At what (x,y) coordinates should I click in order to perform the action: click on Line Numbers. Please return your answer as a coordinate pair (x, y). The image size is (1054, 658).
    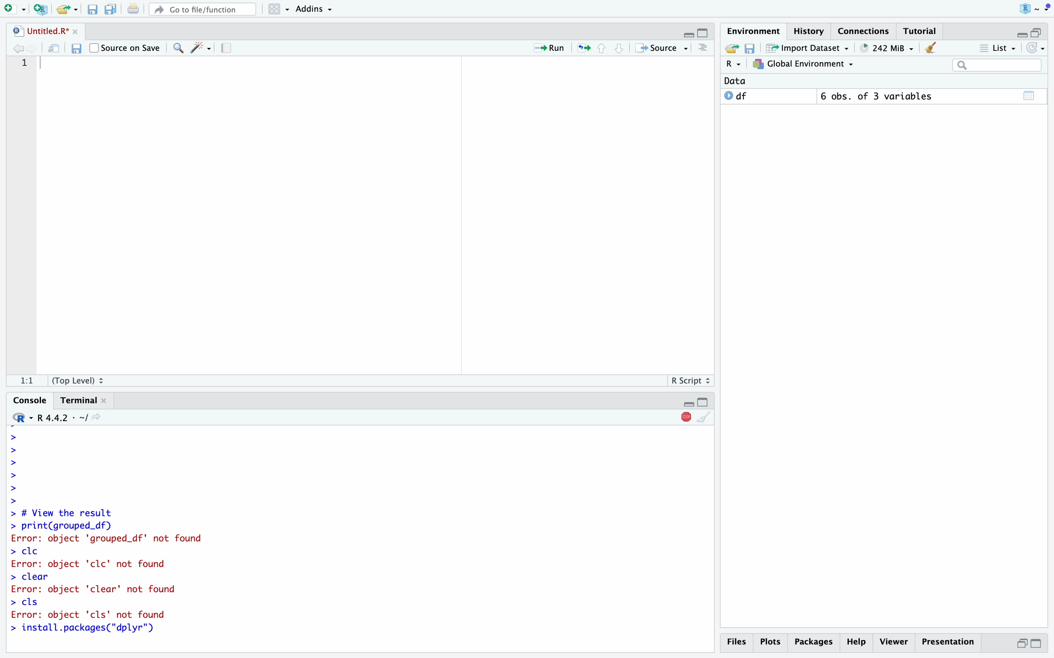
    Looking at the image, I should click on (22, 72).